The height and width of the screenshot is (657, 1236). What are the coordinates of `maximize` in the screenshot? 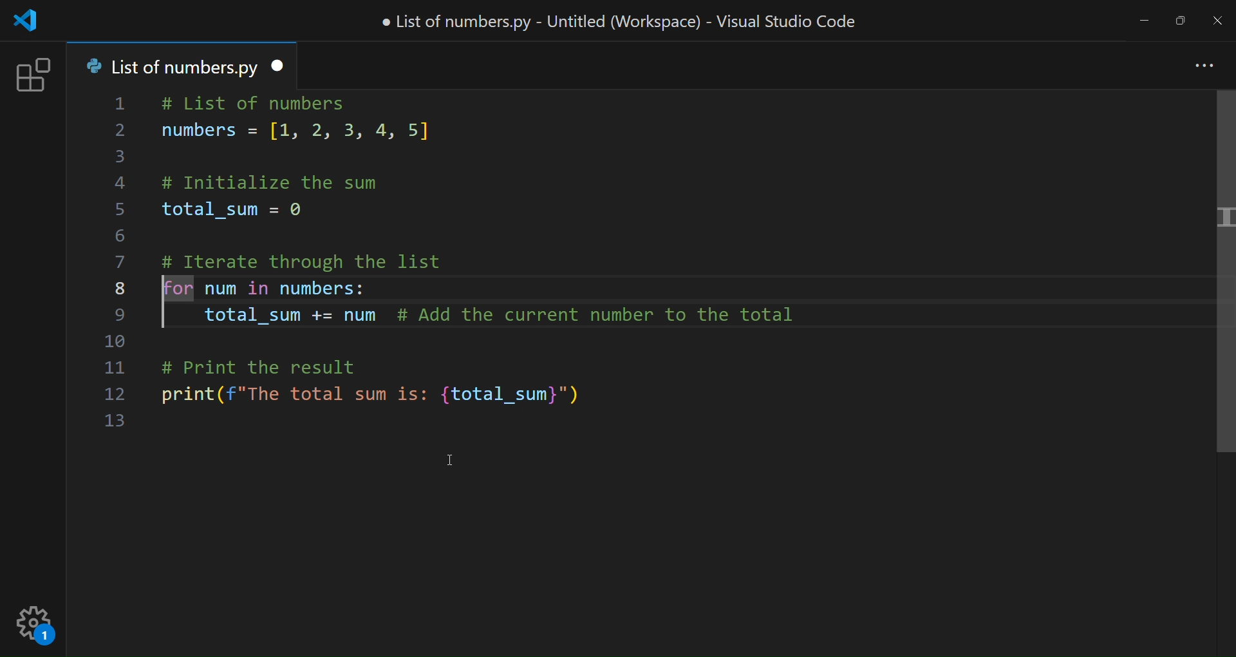 It's located at (1184, 16).